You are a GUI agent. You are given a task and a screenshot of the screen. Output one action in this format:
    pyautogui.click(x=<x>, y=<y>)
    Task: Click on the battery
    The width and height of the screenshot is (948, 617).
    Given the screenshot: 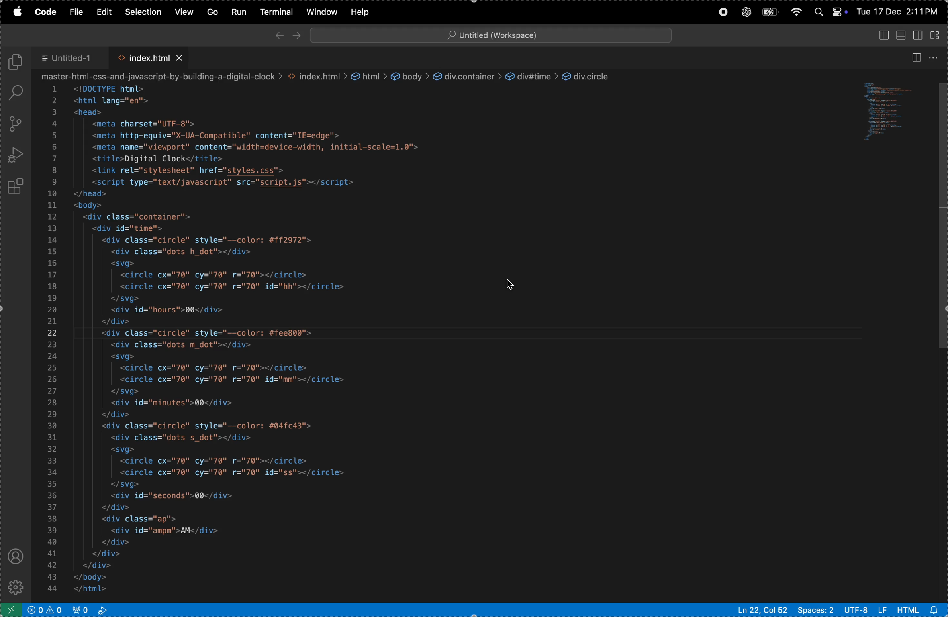 What is the action you would take?
    pyautogui.click(x=768, y=12)
    